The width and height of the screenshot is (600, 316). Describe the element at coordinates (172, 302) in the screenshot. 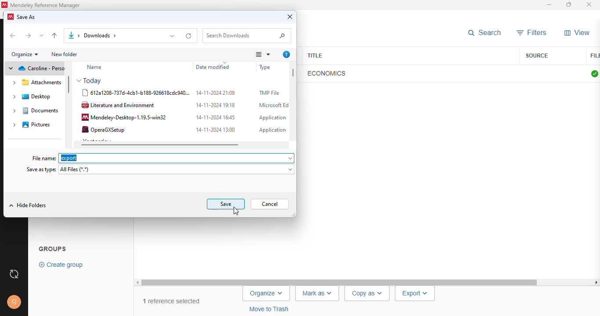

I see `1 reference selected` at that location.